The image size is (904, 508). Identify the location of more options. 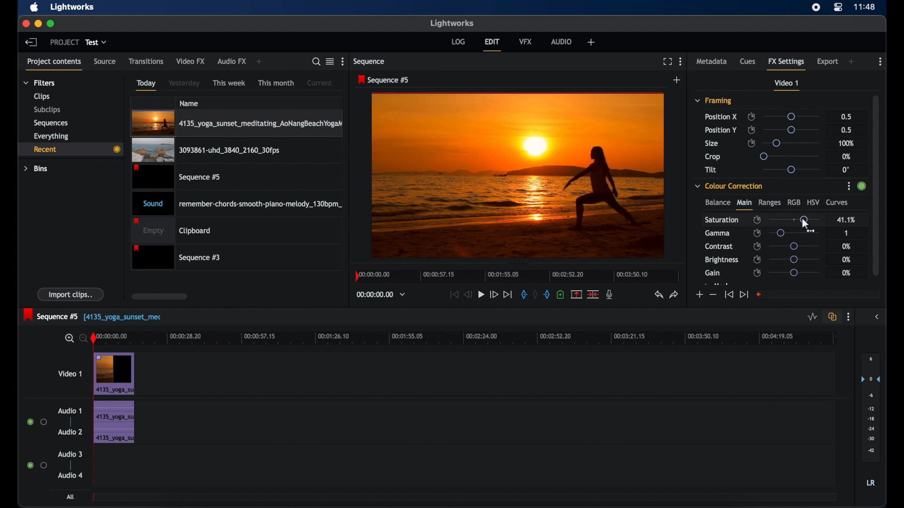
(880, 62).